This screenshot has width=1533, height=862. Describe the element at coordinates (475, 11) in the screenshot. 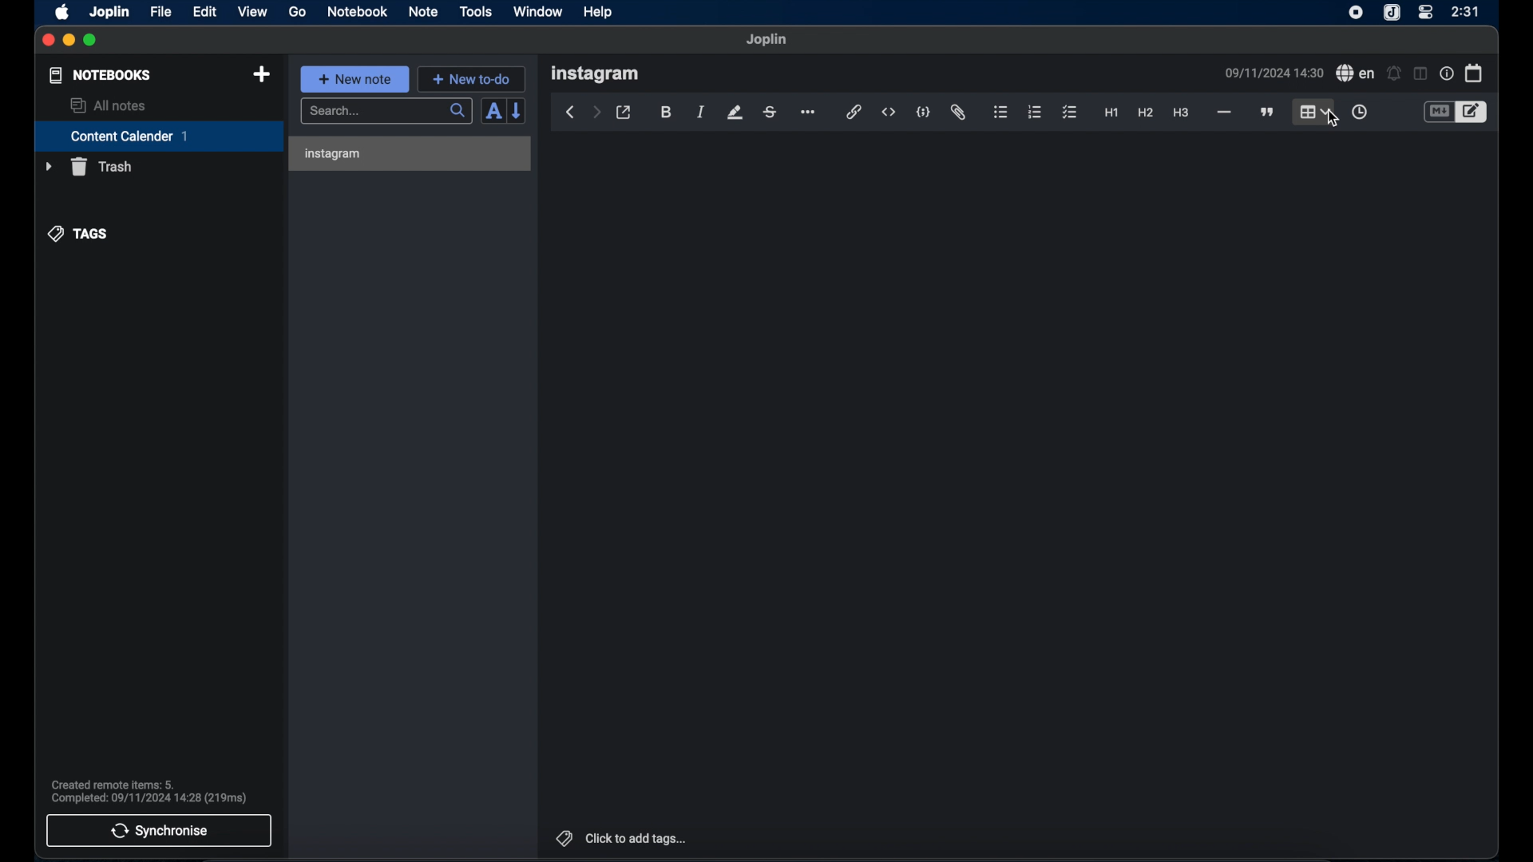

I see `tools` at that location.